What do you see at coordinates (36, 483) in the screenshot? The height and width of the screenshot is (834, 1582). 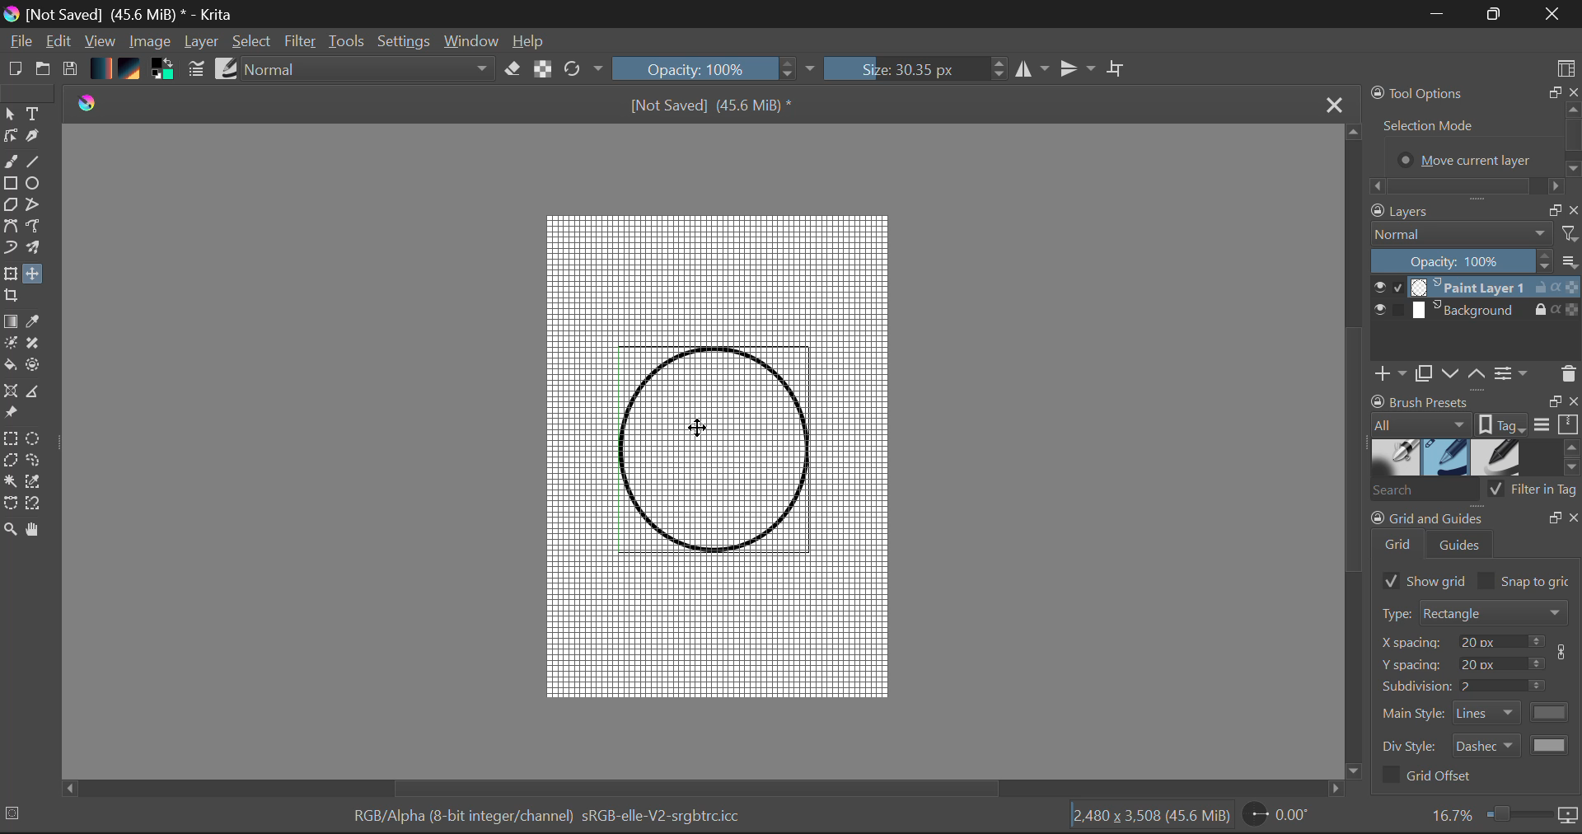 I see `Similar Color Selector` at bounding box center [36, 483].